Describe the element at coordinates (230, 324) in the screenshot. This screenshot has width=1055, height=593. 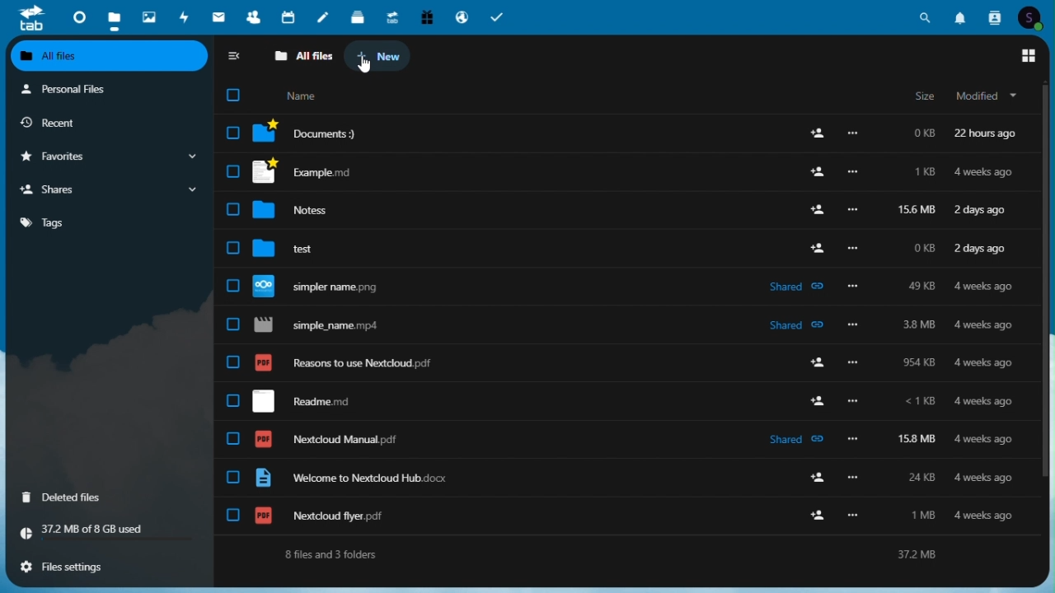
I see `check box` at that location.